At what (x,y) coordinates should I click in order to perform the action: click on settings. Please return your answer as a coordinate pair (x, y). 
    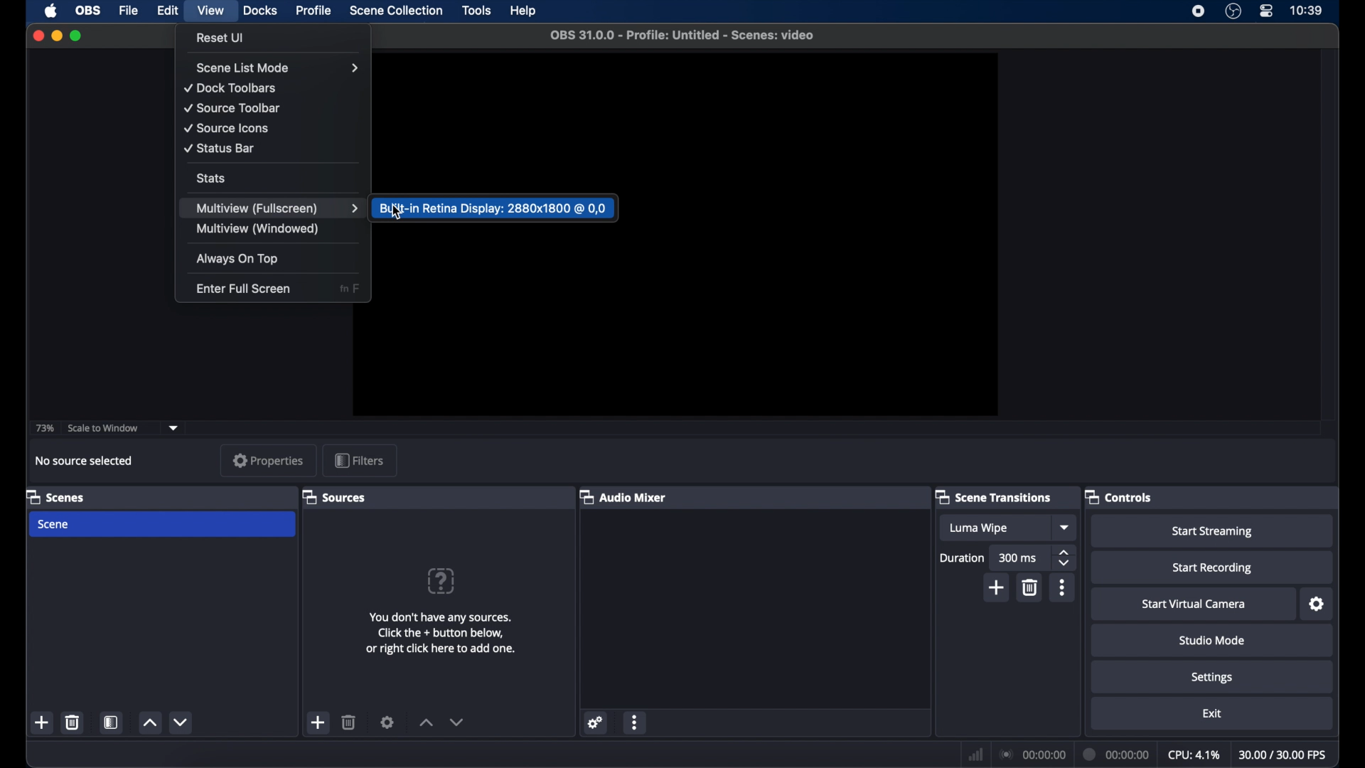
    Looking at the image, I should click on (1214, 676).